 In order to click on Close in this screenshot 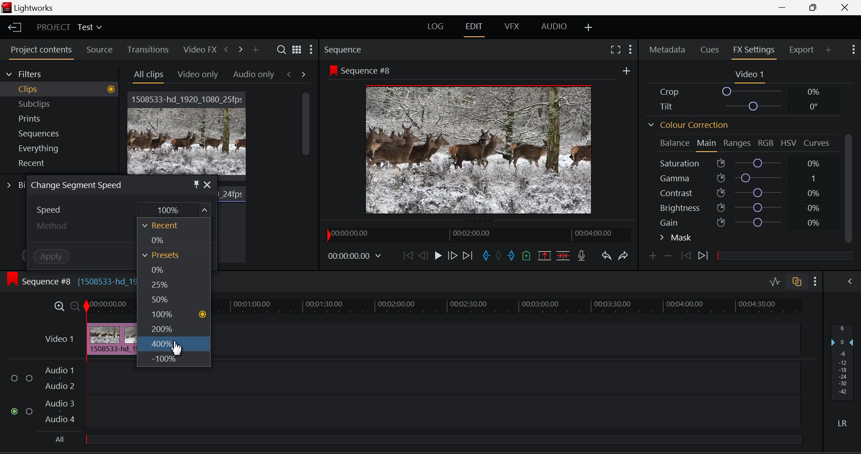, I will do `click(208, 185)`.